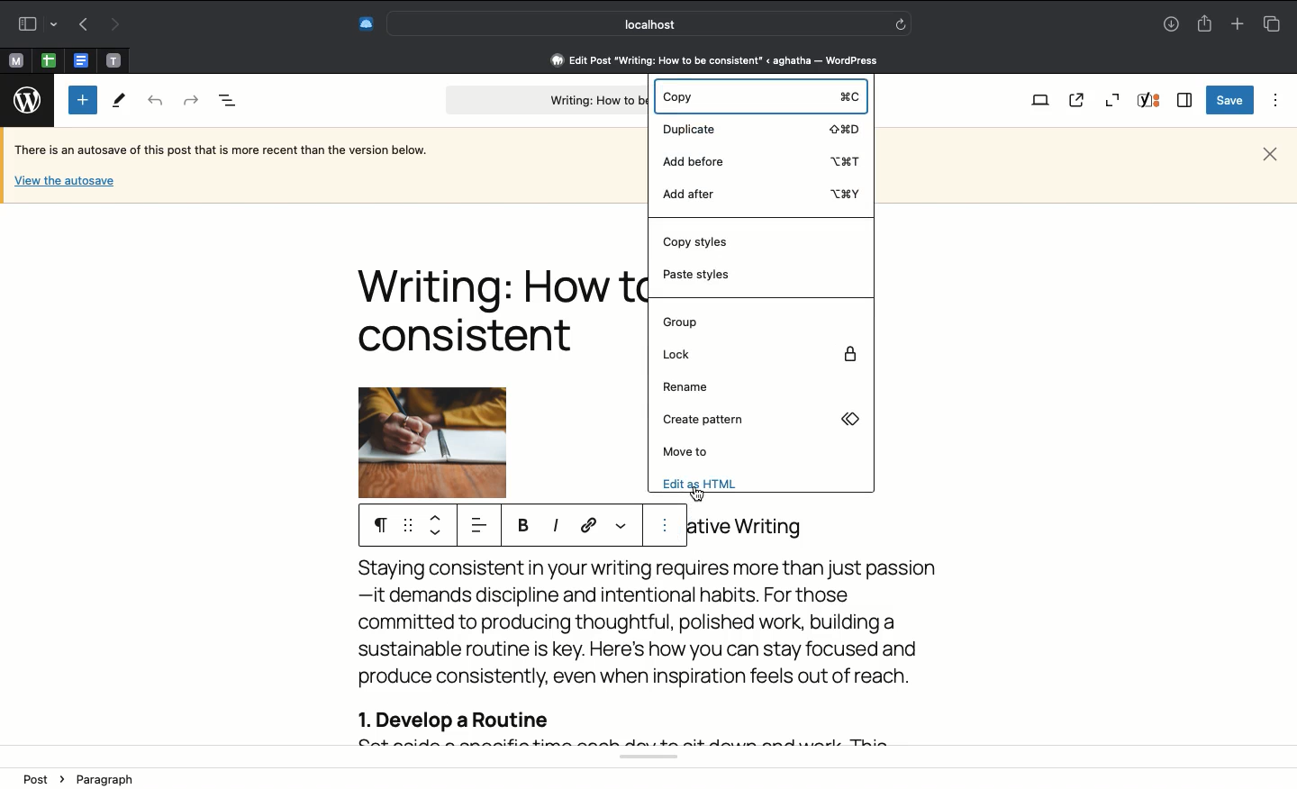 This screenshot has width=1297, height=789. I want to click on Lock, so click(760, 354).